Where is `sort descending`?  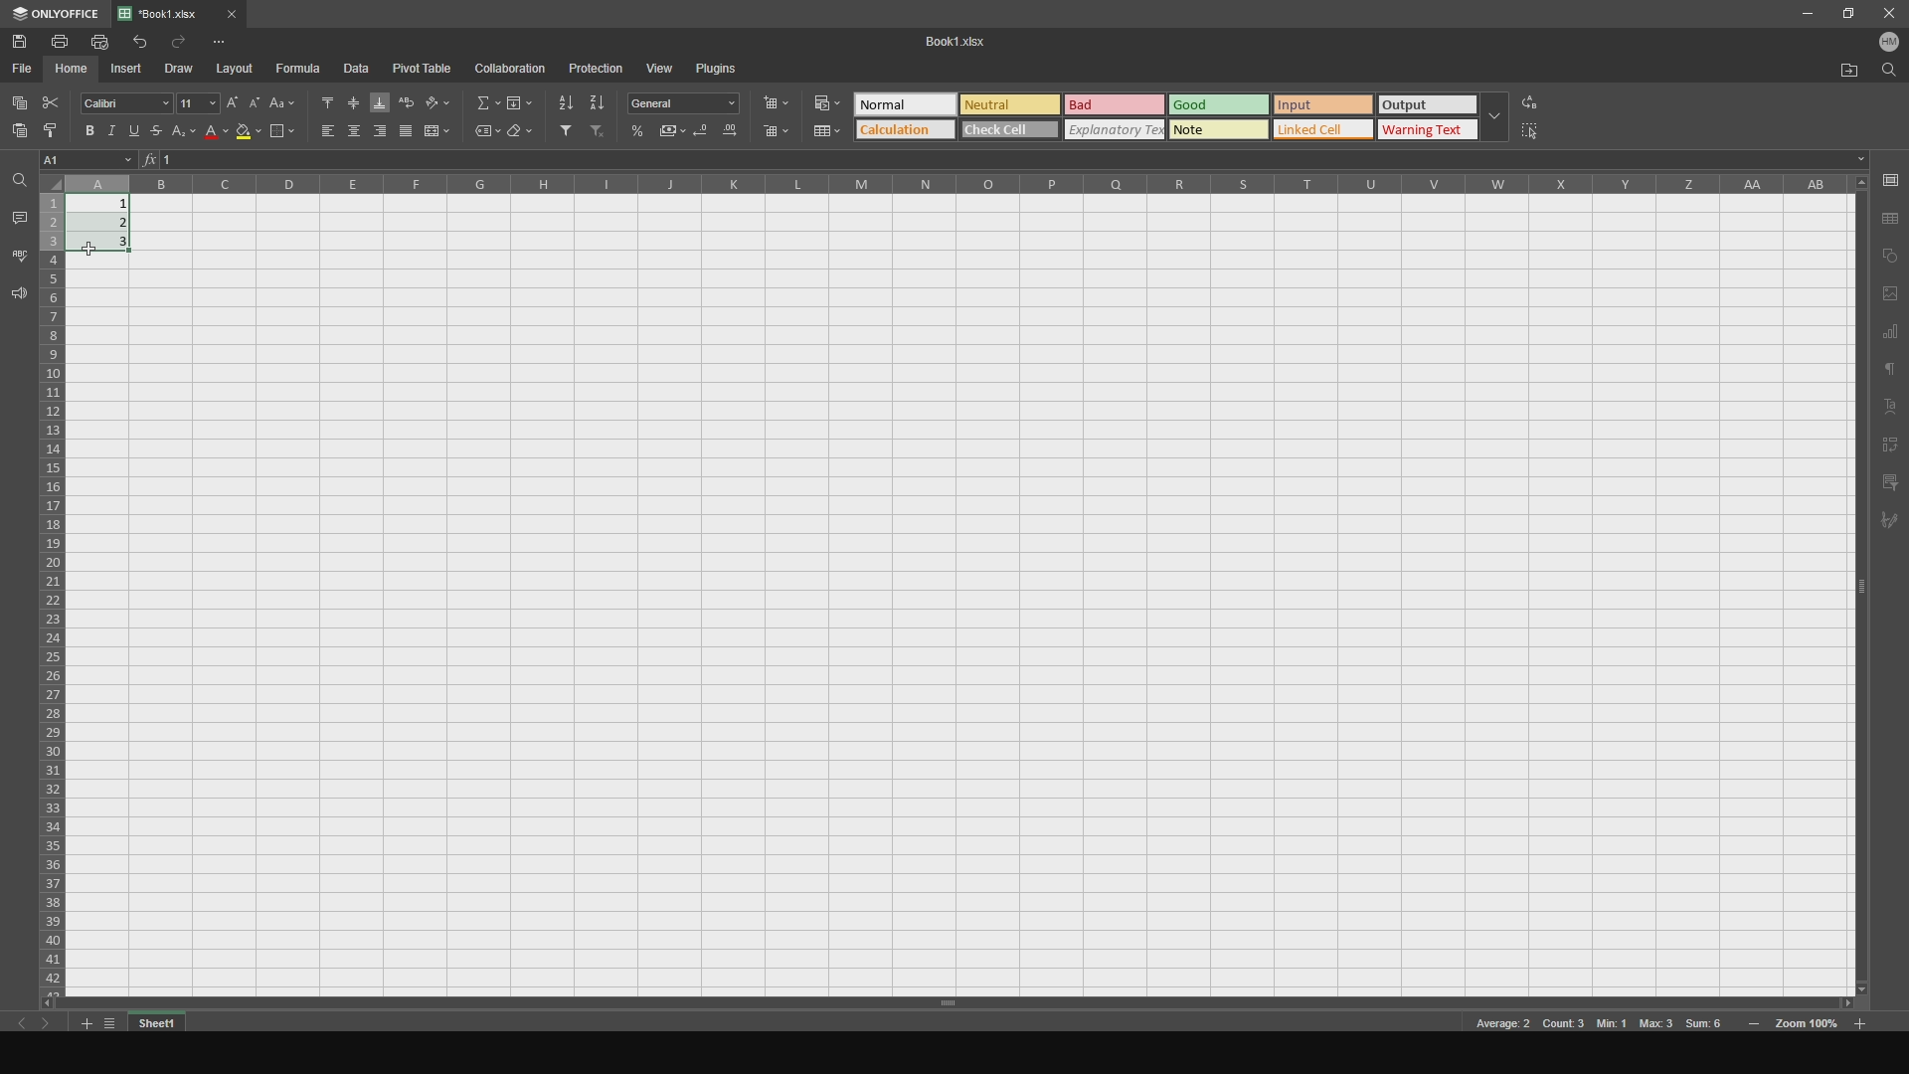
sort descending is located at coordinates (598, 101).